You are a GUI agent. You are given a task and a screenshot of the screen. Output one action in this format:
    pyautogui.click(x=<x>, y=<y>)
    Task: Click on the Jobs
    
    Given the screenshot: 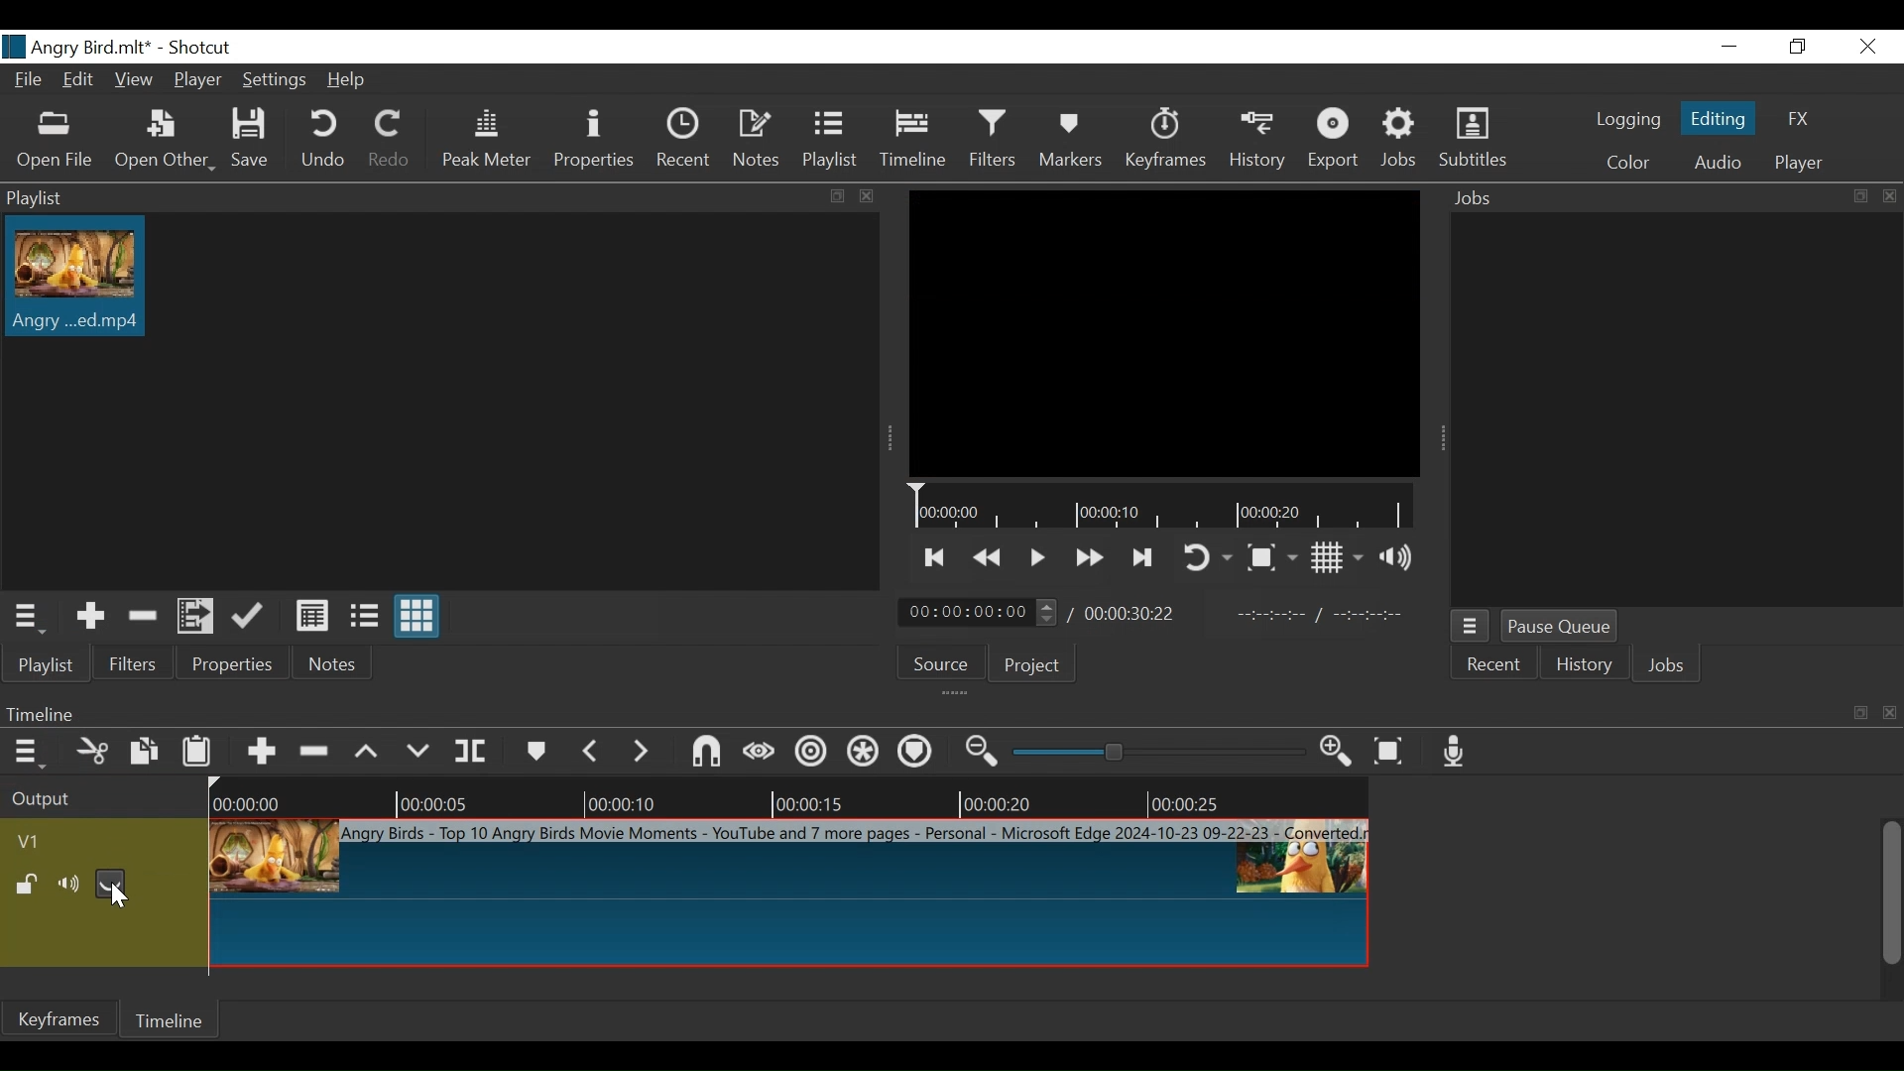 What is the action you would take?
    pyautogui.click(x=1668, y=666)
    